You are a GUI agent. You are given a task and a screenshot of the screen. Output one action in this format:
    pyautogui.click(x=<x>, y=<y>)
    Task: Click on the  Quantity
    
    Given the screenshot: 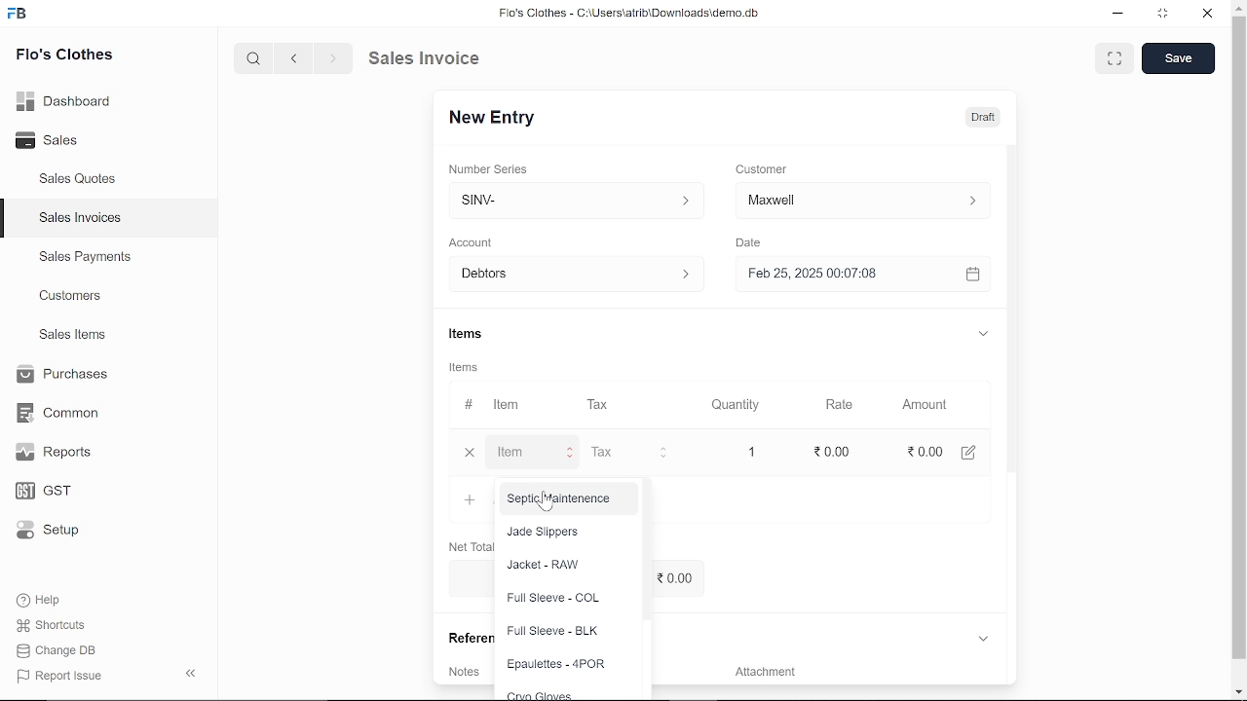 What is the action you would take?
    pyautogui.click(x=740, y=405)
    